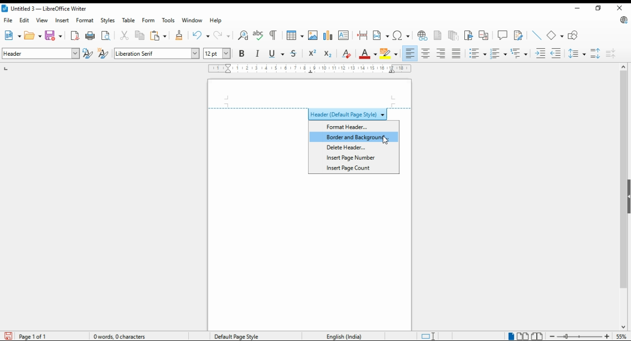 The width and height of the screenshot is (631, 341). I want to click on insert cross-reference, so click(484, 35).